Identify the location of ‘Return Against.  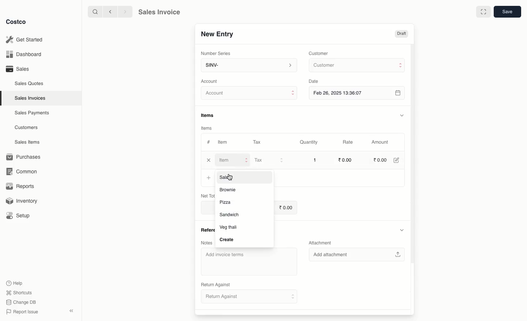
(215, 284).